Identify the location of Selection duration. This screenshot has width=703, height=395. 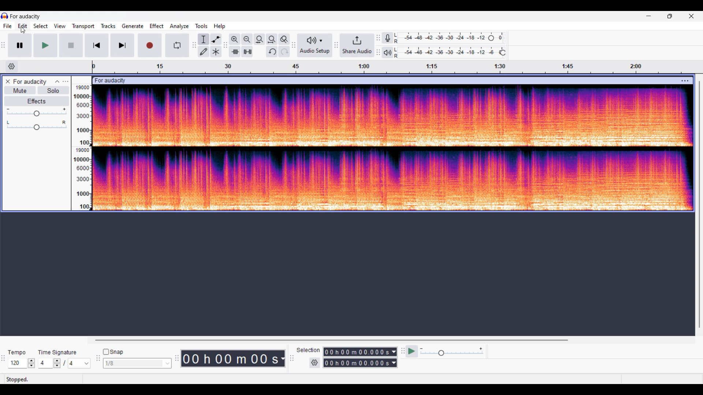
(357, 357).